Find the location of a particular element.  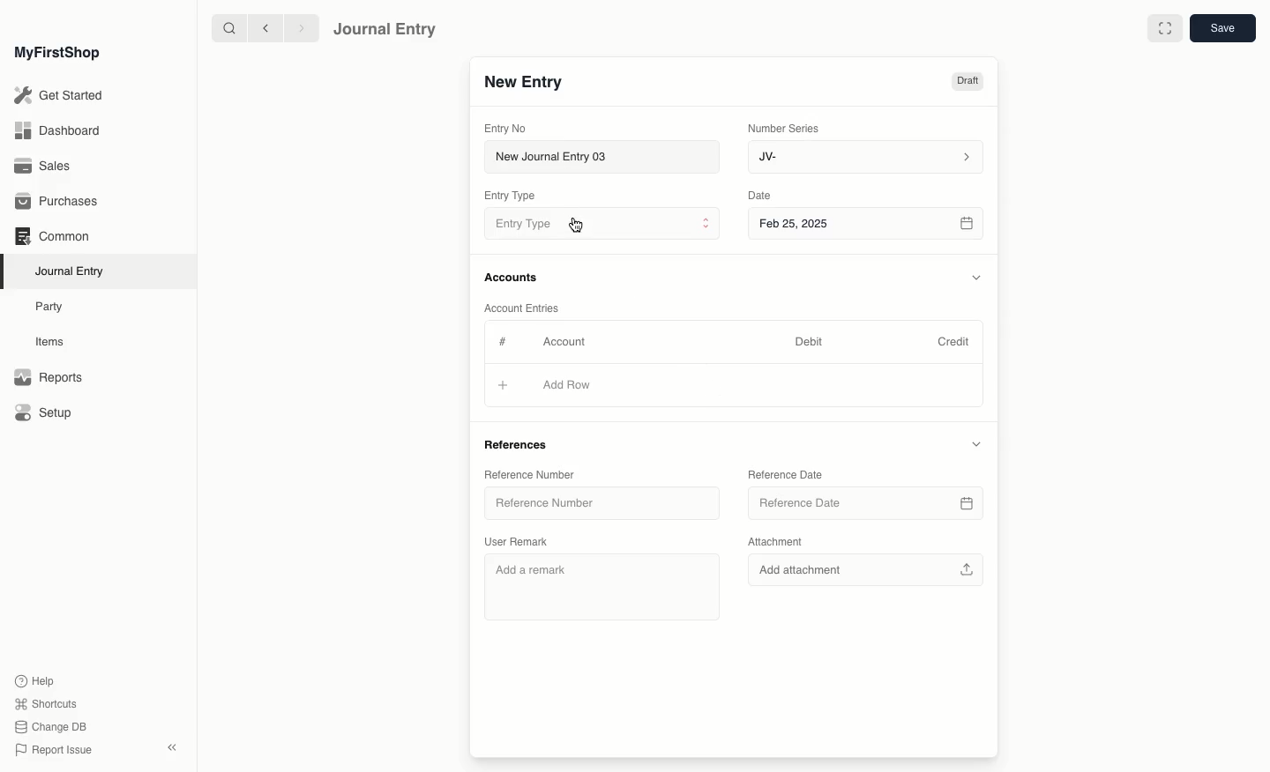

Account Entries is located at coordinates (528, 308).